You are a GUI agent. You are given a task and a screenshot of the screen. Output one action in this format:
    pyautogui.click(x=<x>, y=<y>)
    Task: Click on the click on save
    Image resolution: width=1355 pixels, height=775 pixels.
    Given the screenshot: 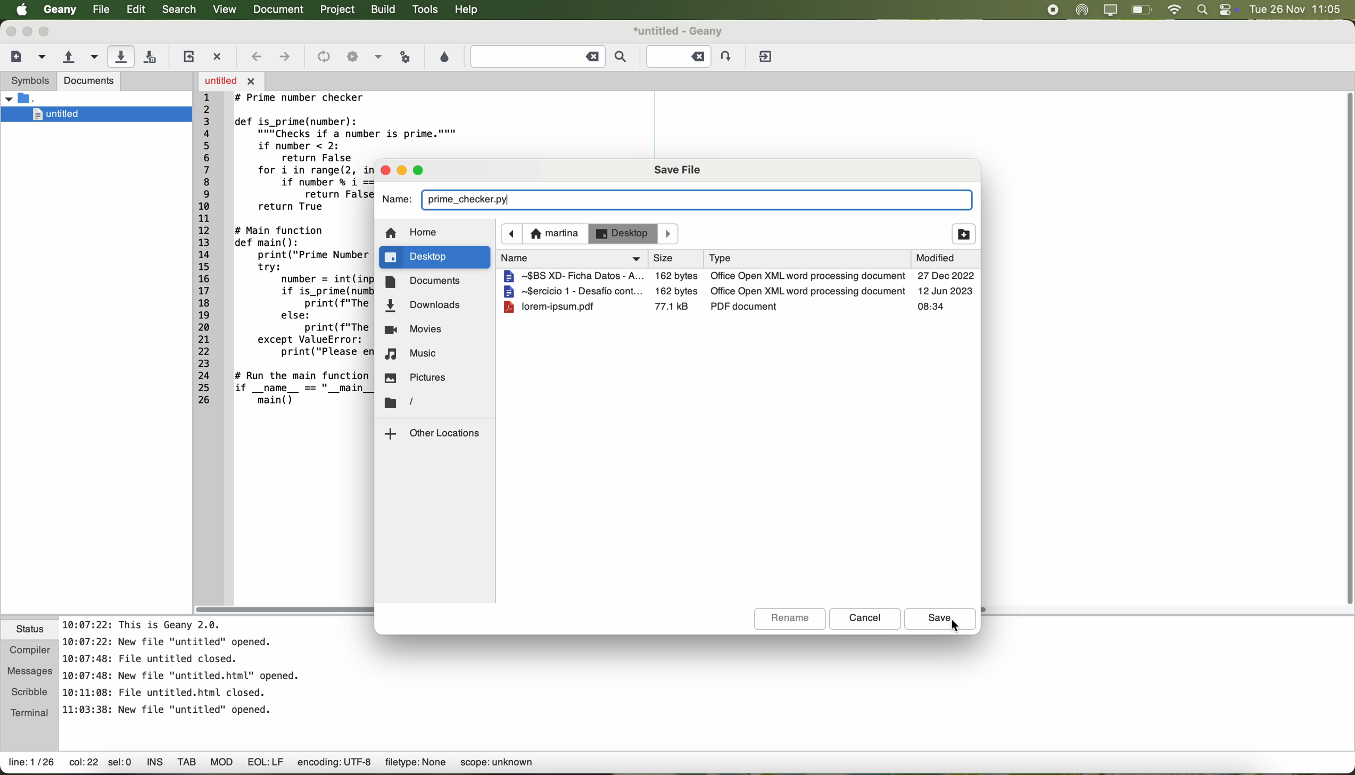 What is the action you would take?
    pyautogui.click(x=940, y=619)
    